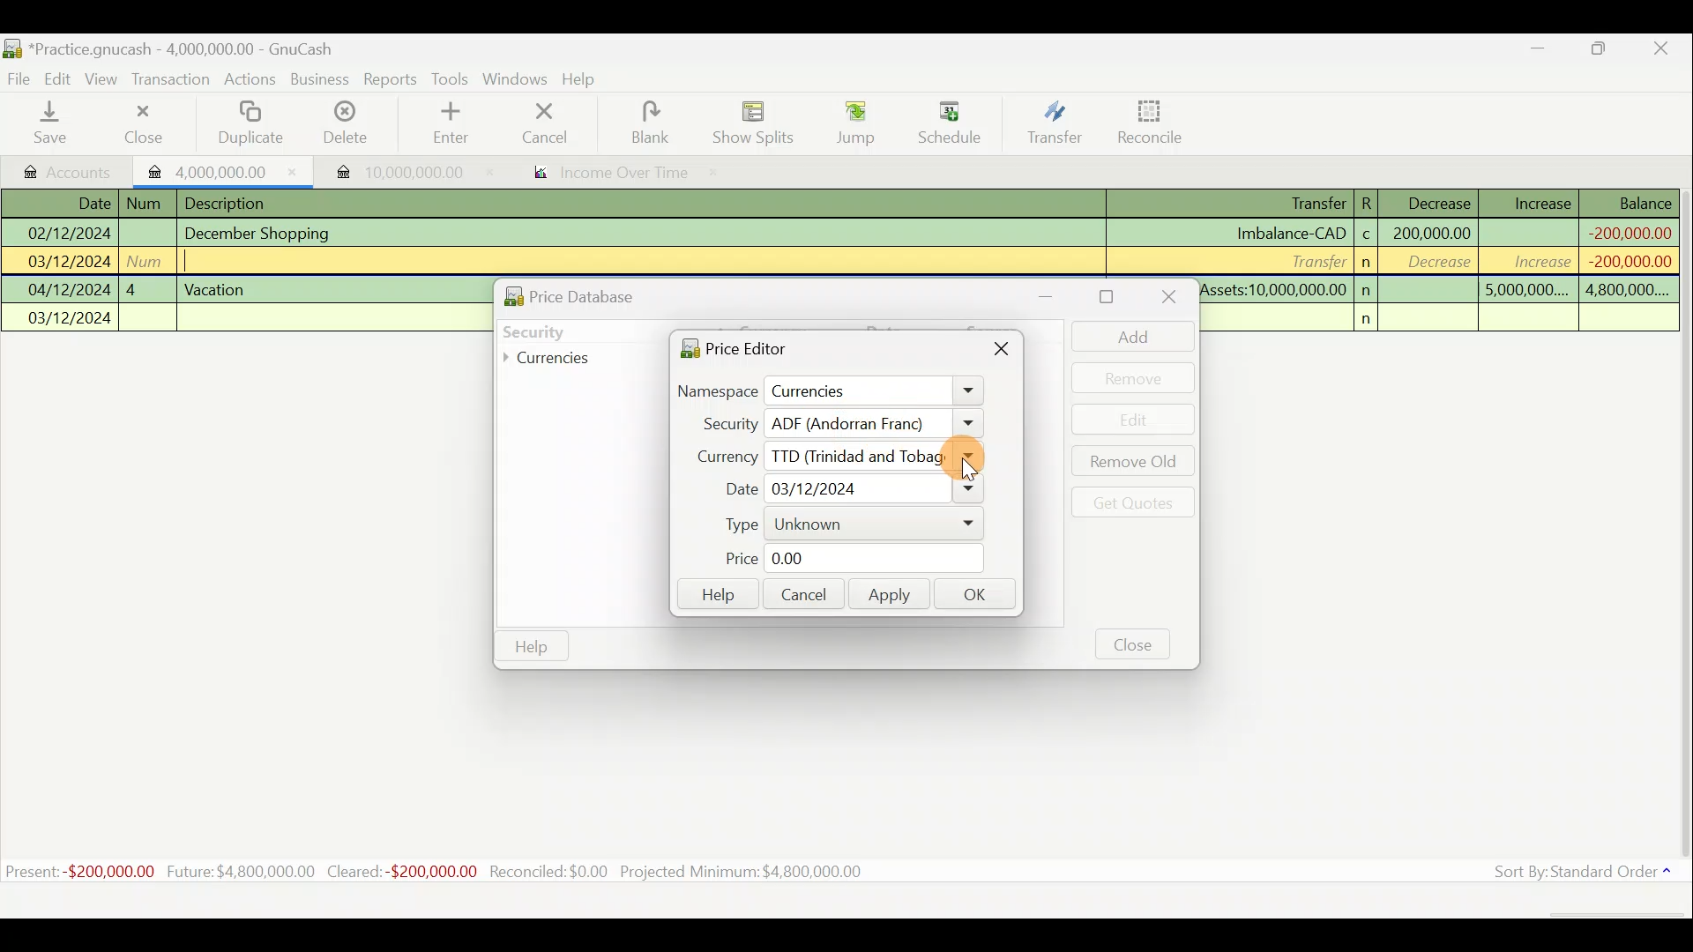  What do you see at coordinates (1434, 264) in the screenshot?
I see `decrease` at bounding box center [1434, 264].